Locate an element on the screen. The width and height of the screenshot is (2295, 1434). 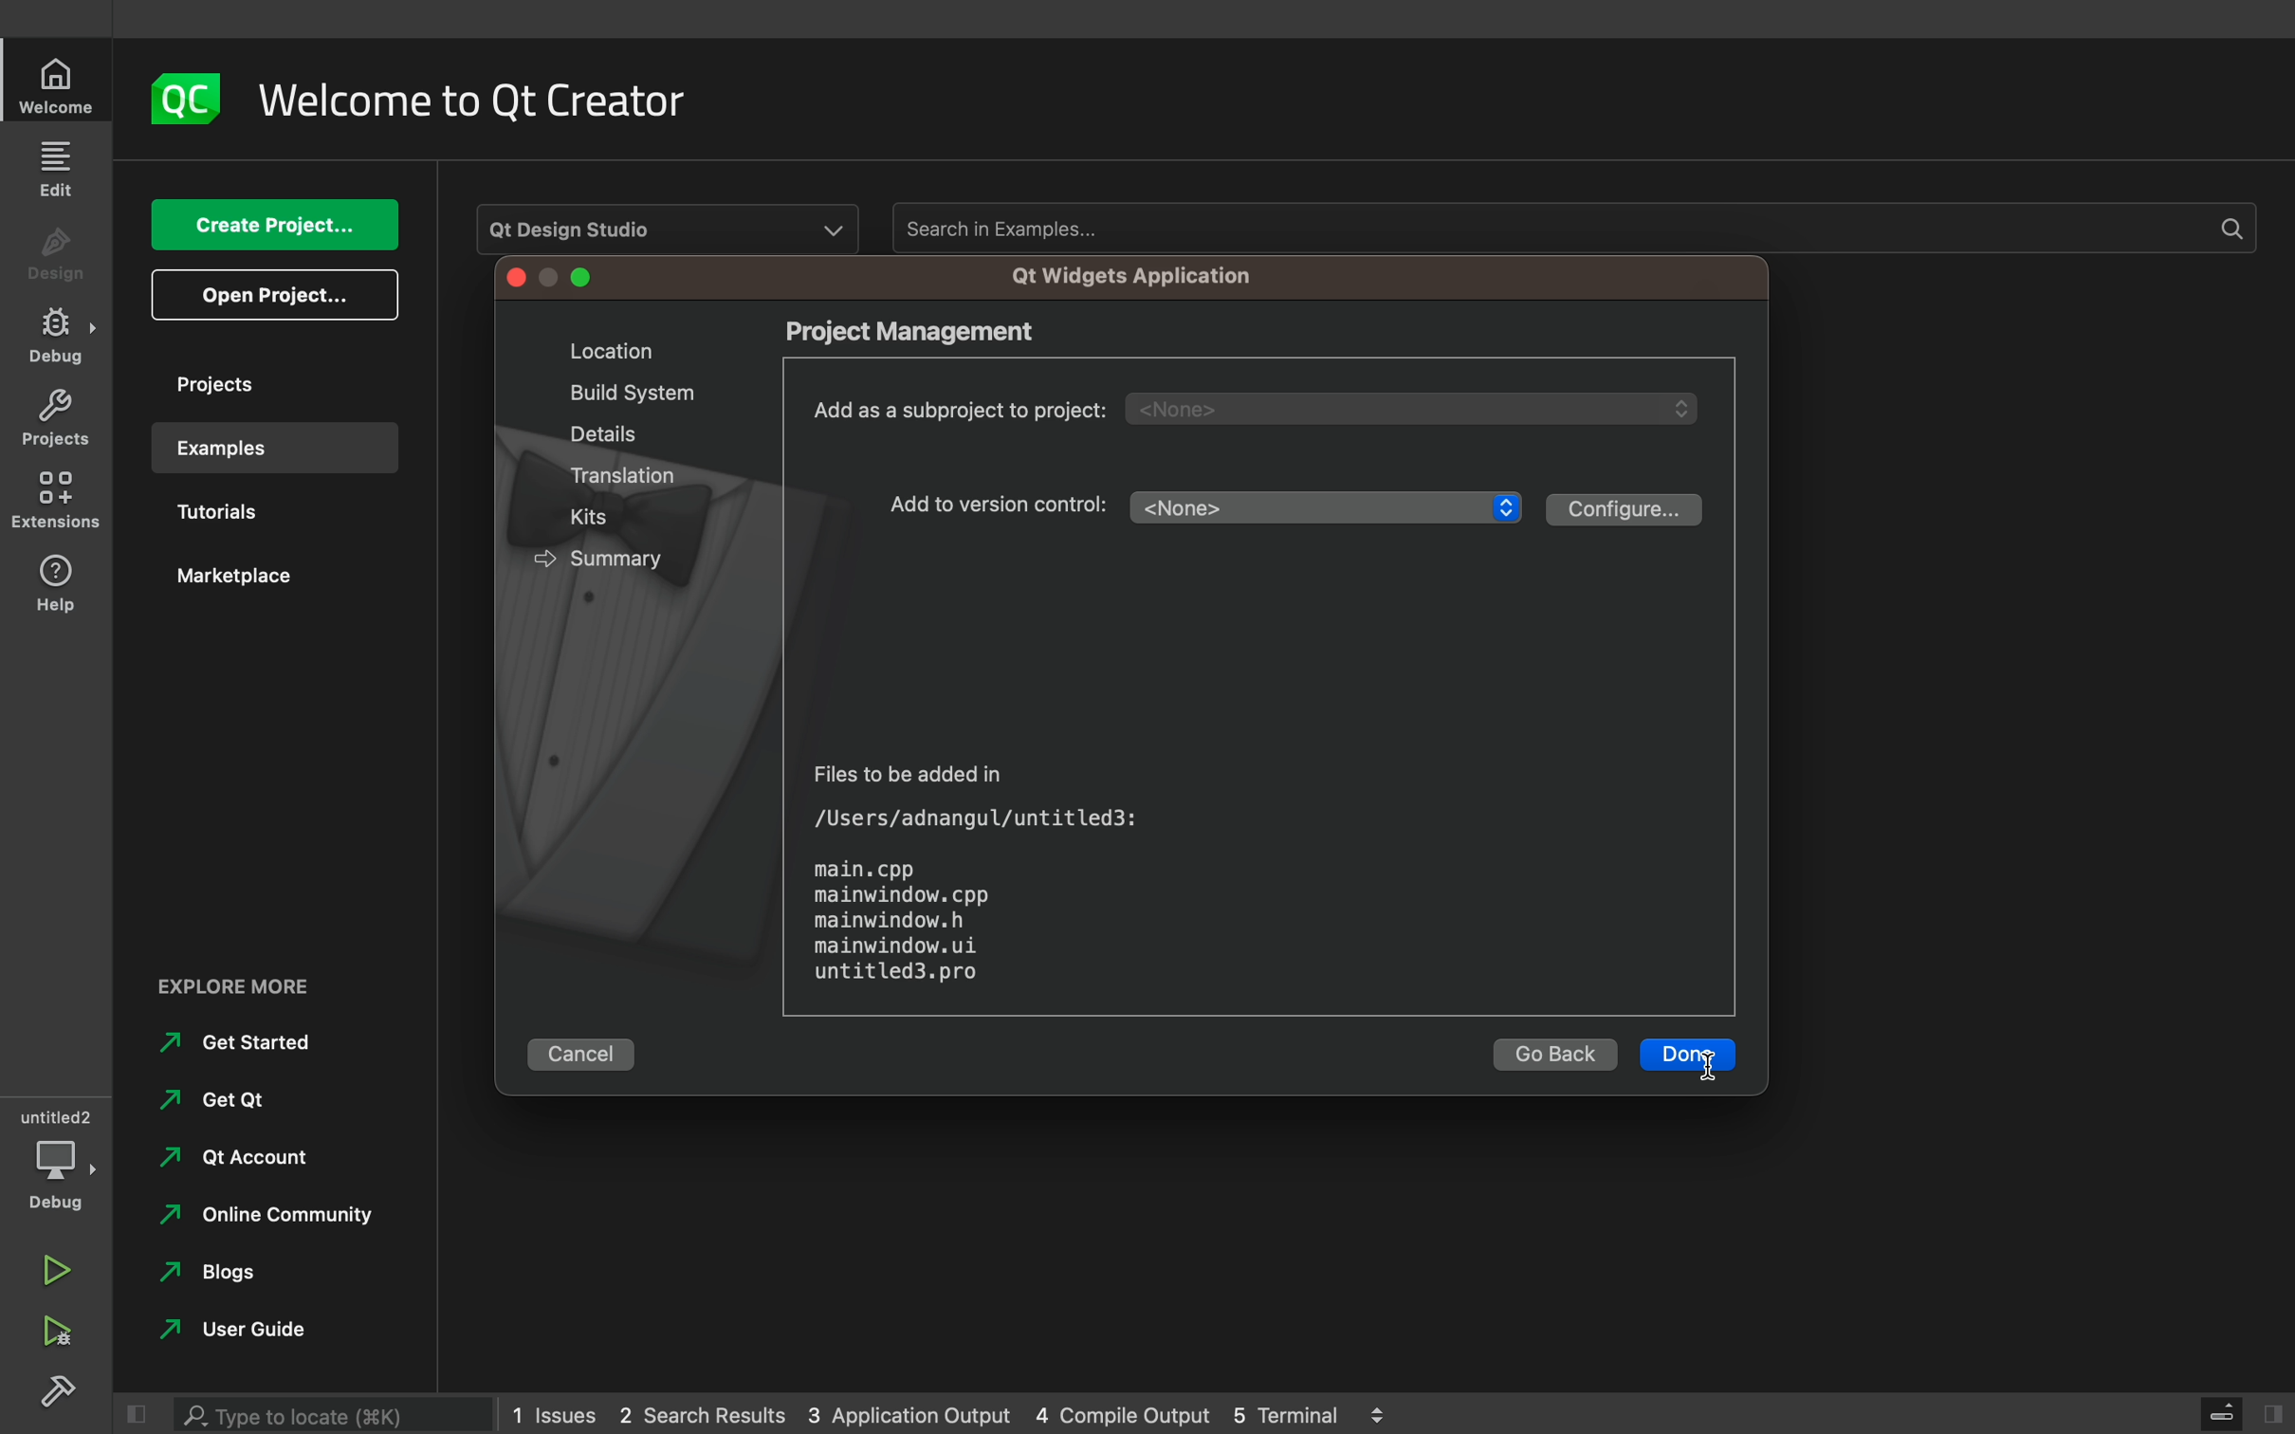
online community is located at coordinates (259, 1221).